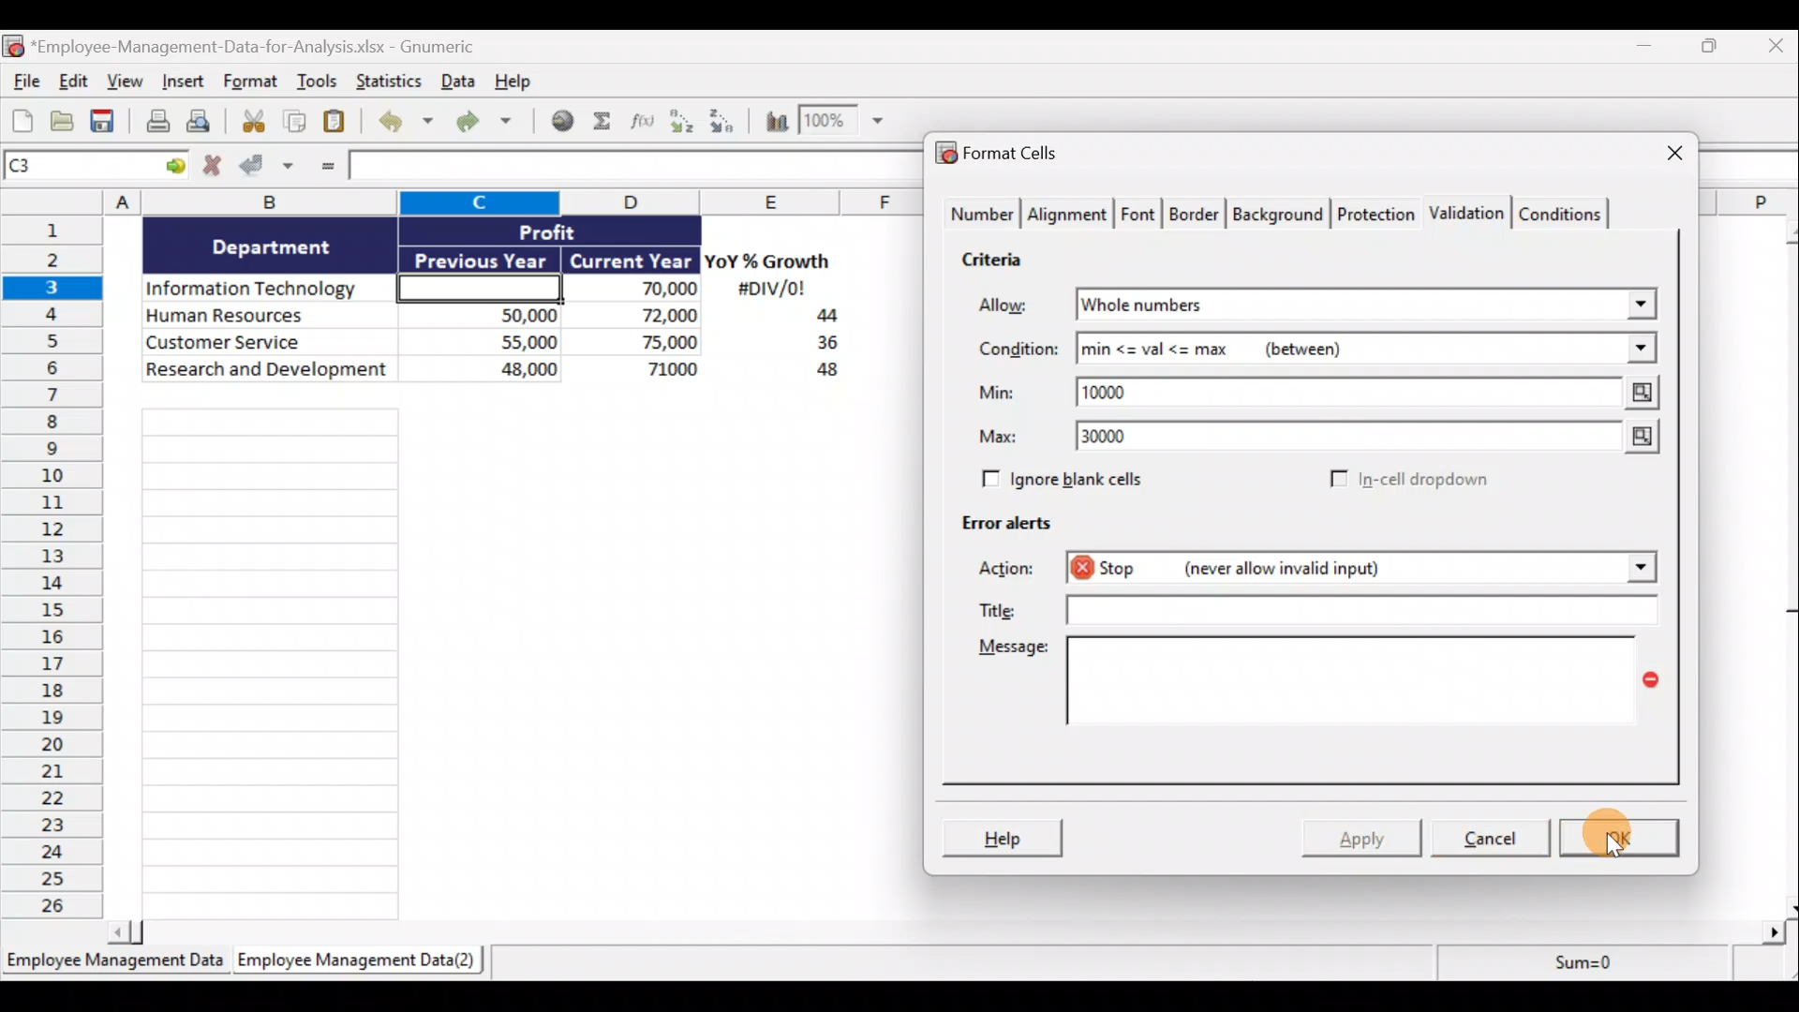 The height and width of the screenshot is (1012, 1799). I want to click on Validation, so click(1469, 211).